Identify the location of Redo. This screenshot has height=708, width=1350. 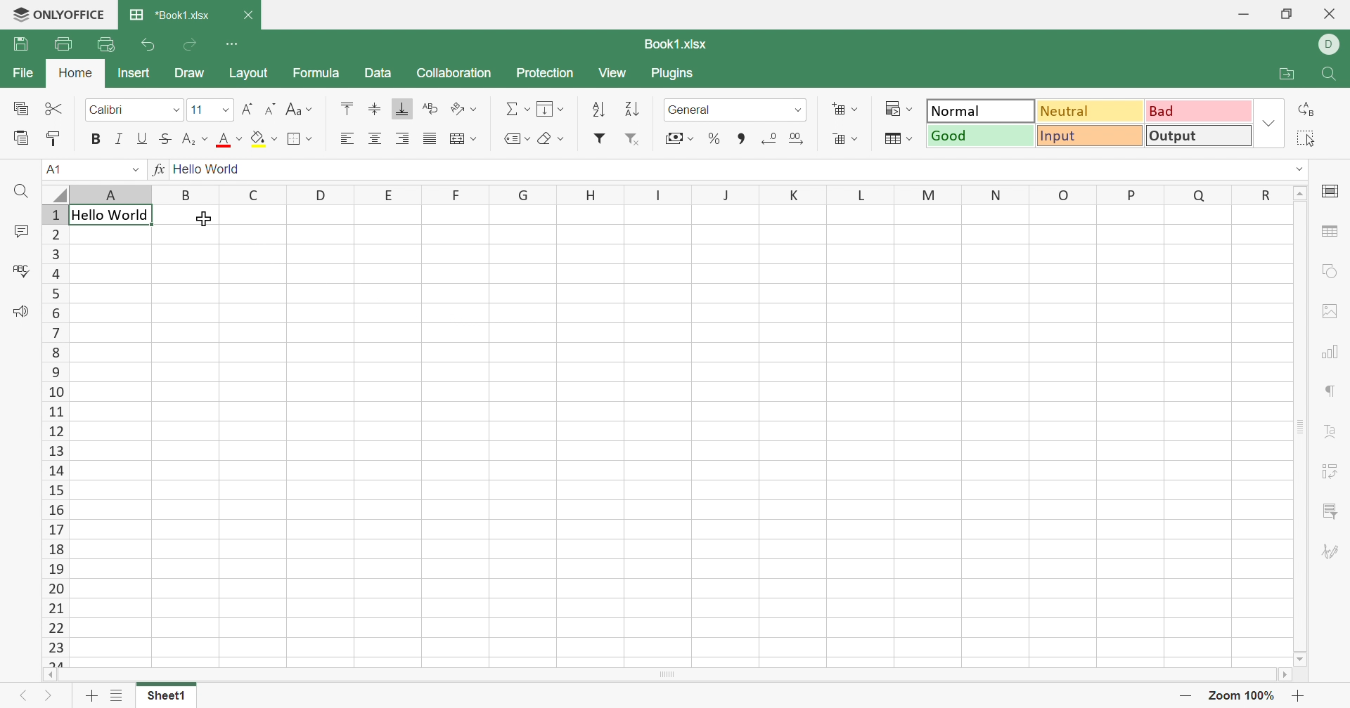
(191, 44).